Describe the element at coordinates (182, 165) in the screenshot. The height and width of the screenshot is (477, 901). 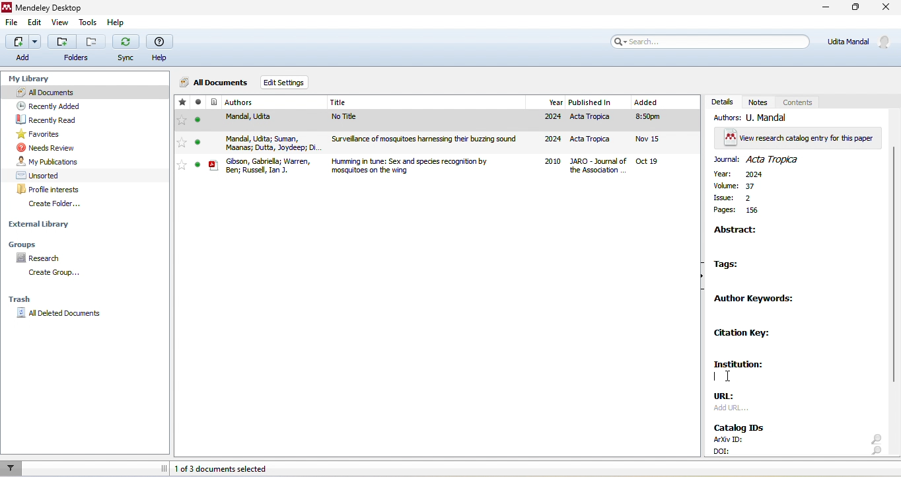
I see `favorites toggle` at that location.